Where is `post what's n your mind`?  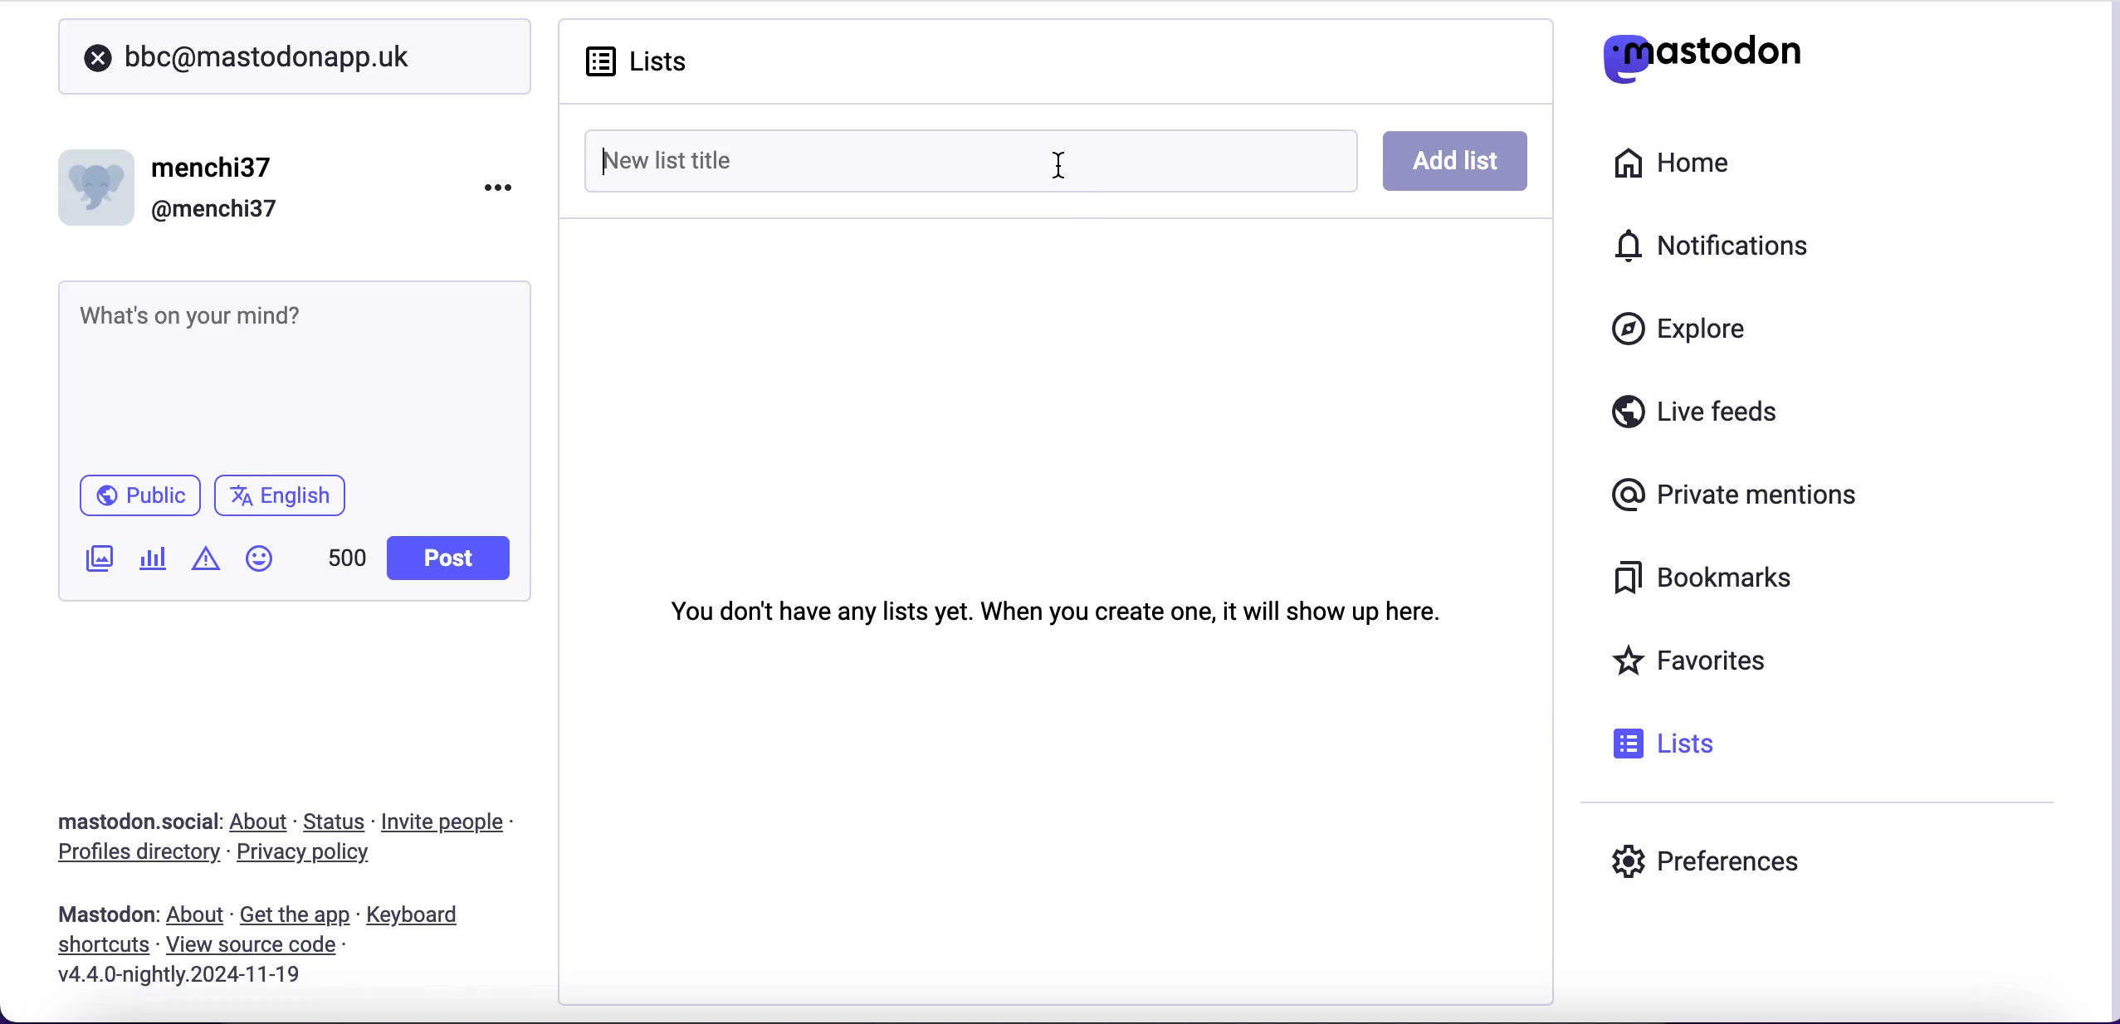
post what's n your mind is located at coordinates (287, 368).